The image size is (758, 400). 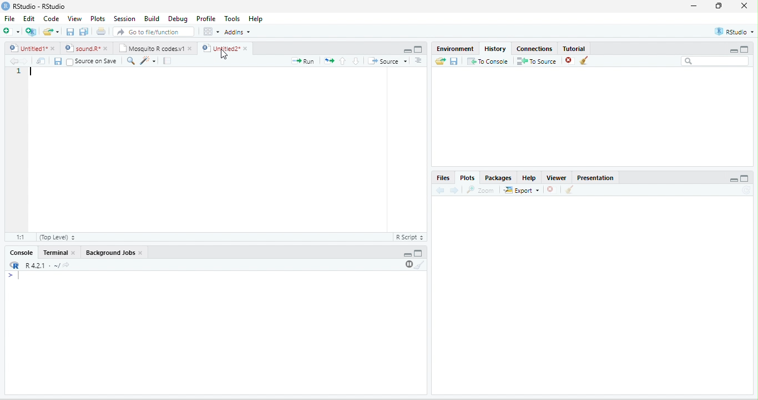 What do you see at coordinates (719, 6) in the screenshot?
I see `resize` at bounding box center [719, 6].